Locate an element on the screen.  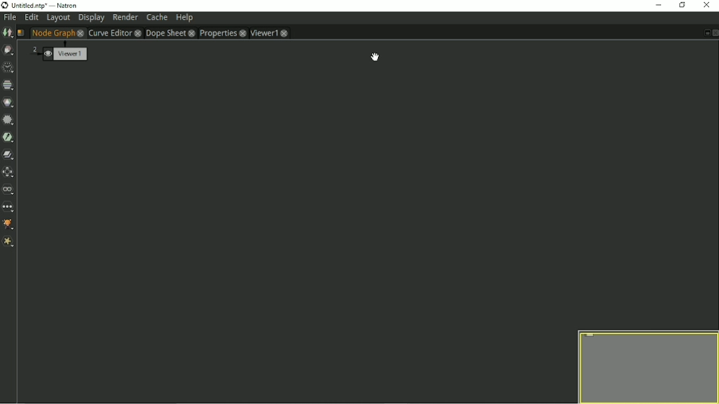
Viewer1 is located at coordinates (263, 33).